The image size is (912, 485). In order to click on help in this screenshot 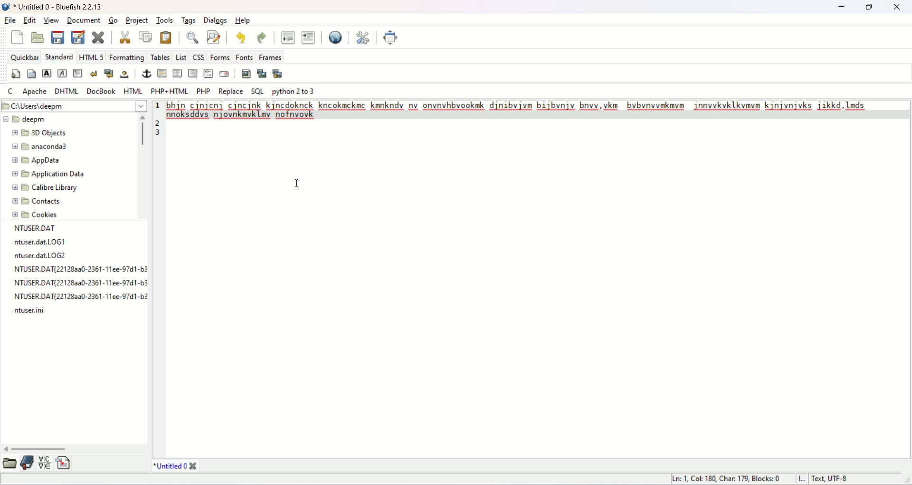, I will do `click(245, 21)`.